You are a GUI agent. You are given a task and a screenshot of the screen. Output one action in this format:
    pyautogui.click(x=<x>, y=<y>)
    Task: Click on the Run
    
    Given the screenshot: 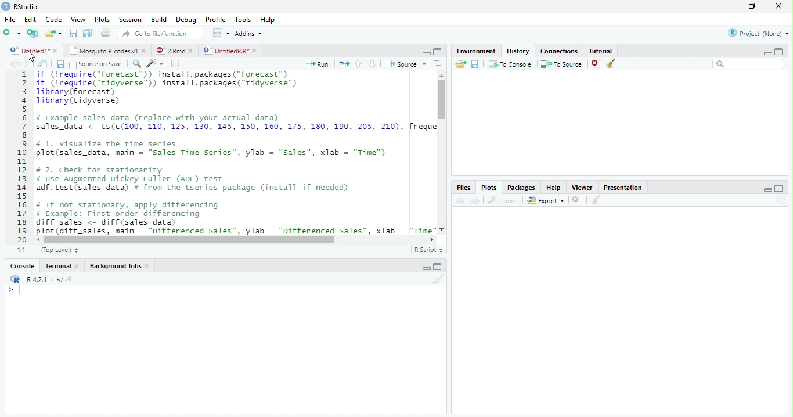 What is the action you would take?
    pyautogui.click(x=315, y=64)
    